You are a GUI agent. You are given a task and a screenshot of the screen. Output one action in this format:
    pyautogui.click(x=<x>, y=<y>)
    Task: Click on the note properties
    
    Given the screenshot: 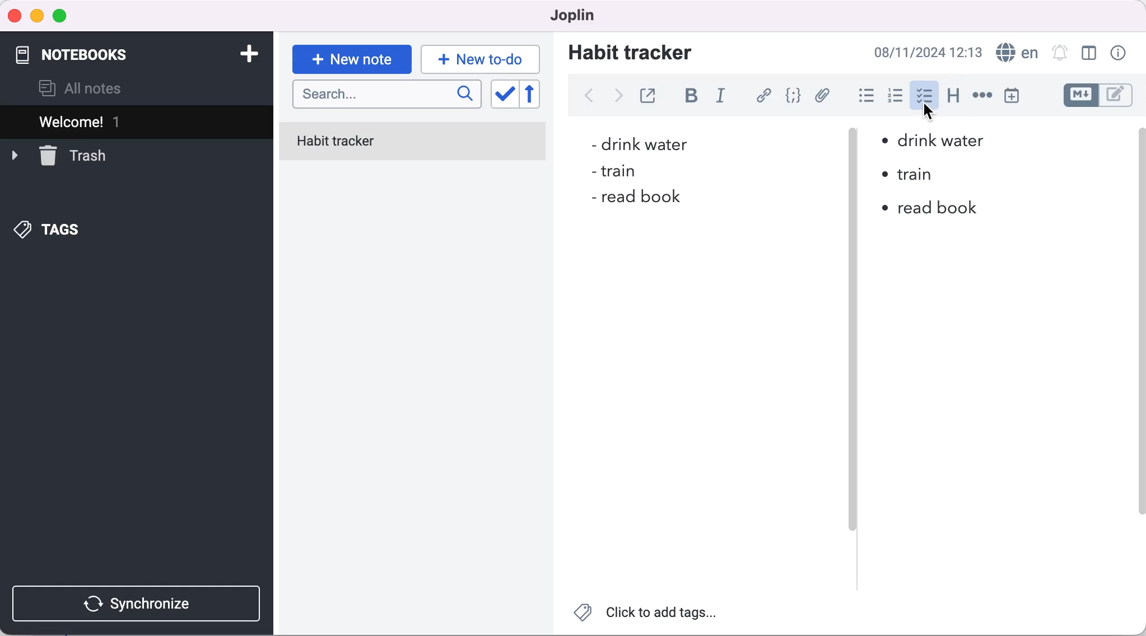 What is the action you would take?
    pyautogui.click(x=1120, y=53)
    